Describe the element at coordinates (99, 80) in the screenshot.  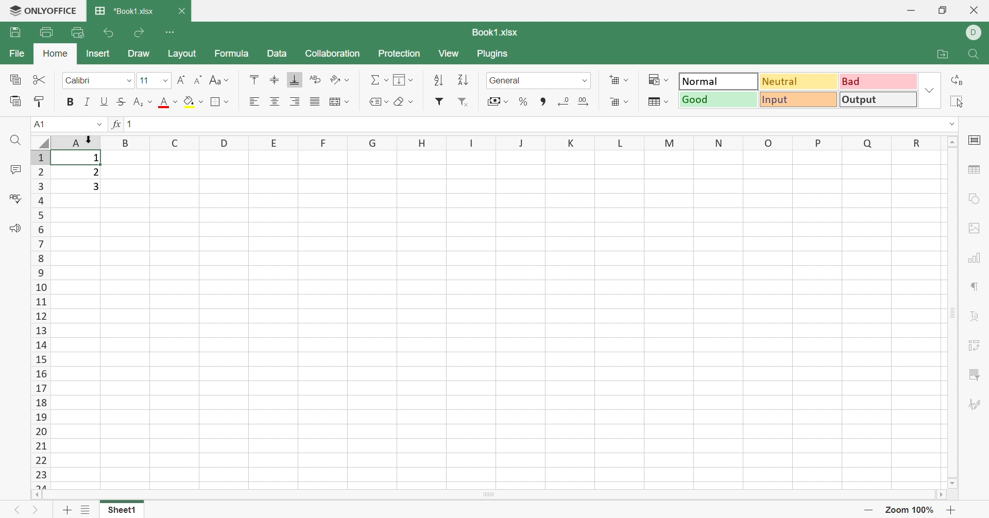
I see `Font` at that location.